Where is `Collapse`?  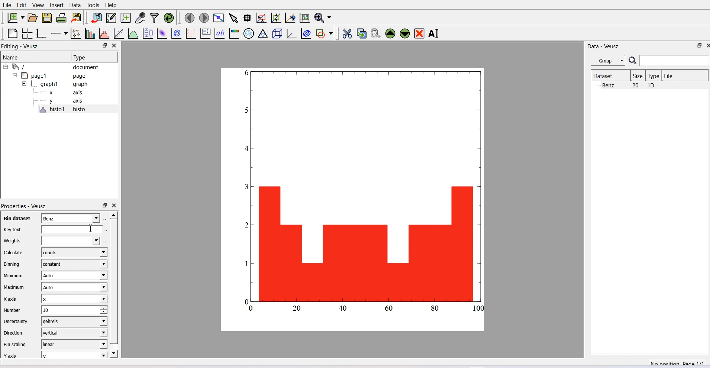
Collapse is located at coordinates (6, 67).